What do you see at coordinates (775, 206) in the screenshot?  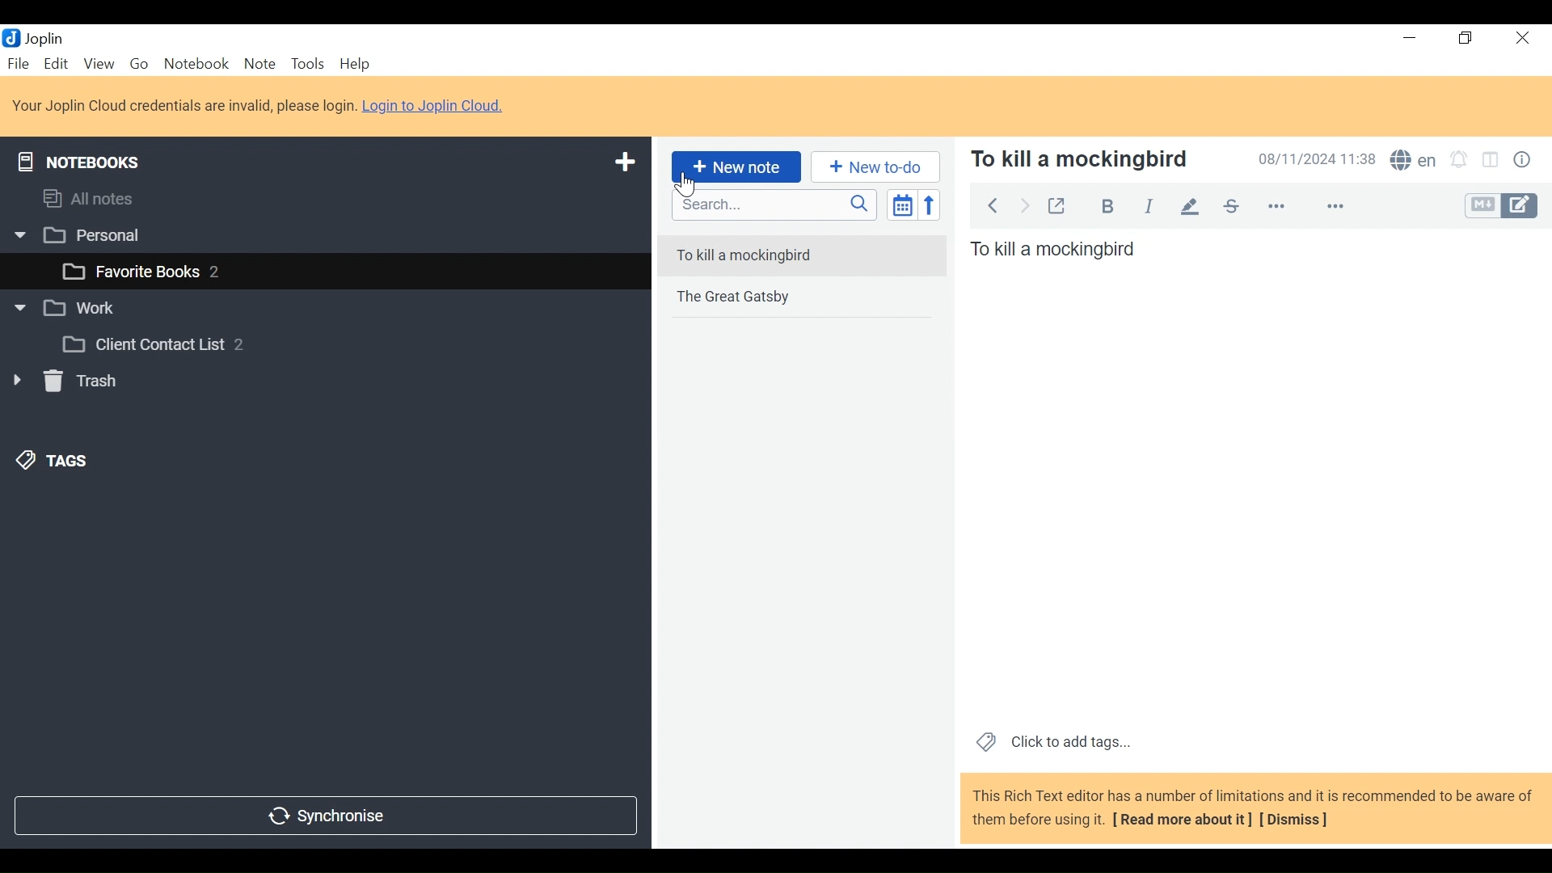 I see `Search` at bounding box center [775, 206].